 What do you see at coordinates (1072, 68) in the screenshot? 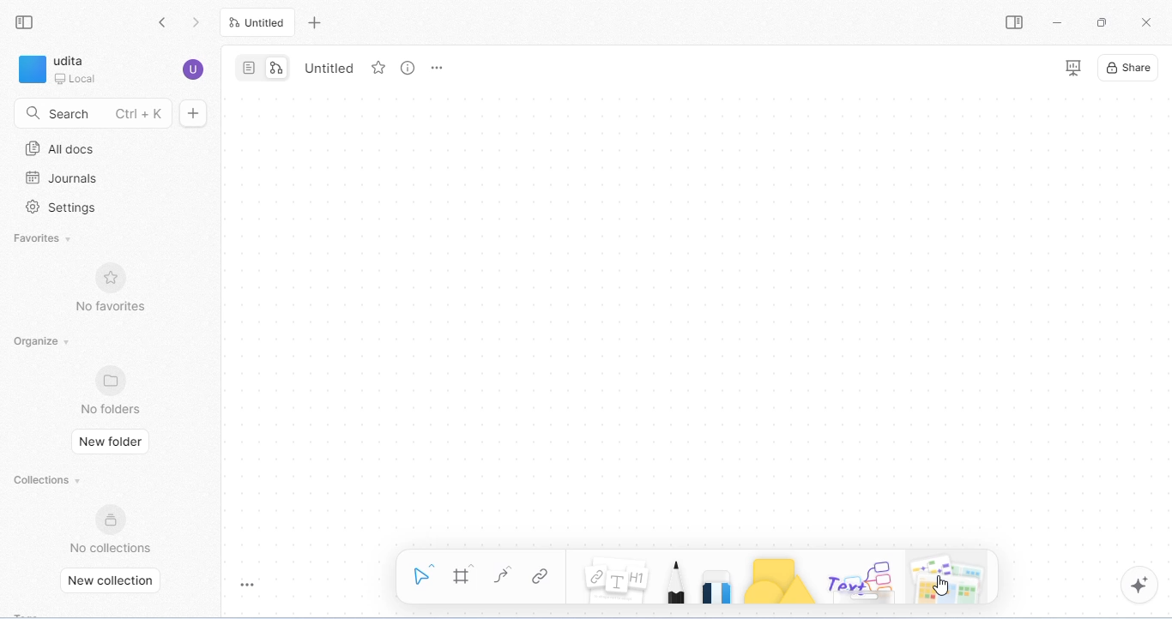
I see `presentation` at bounding box center [1072, 68].